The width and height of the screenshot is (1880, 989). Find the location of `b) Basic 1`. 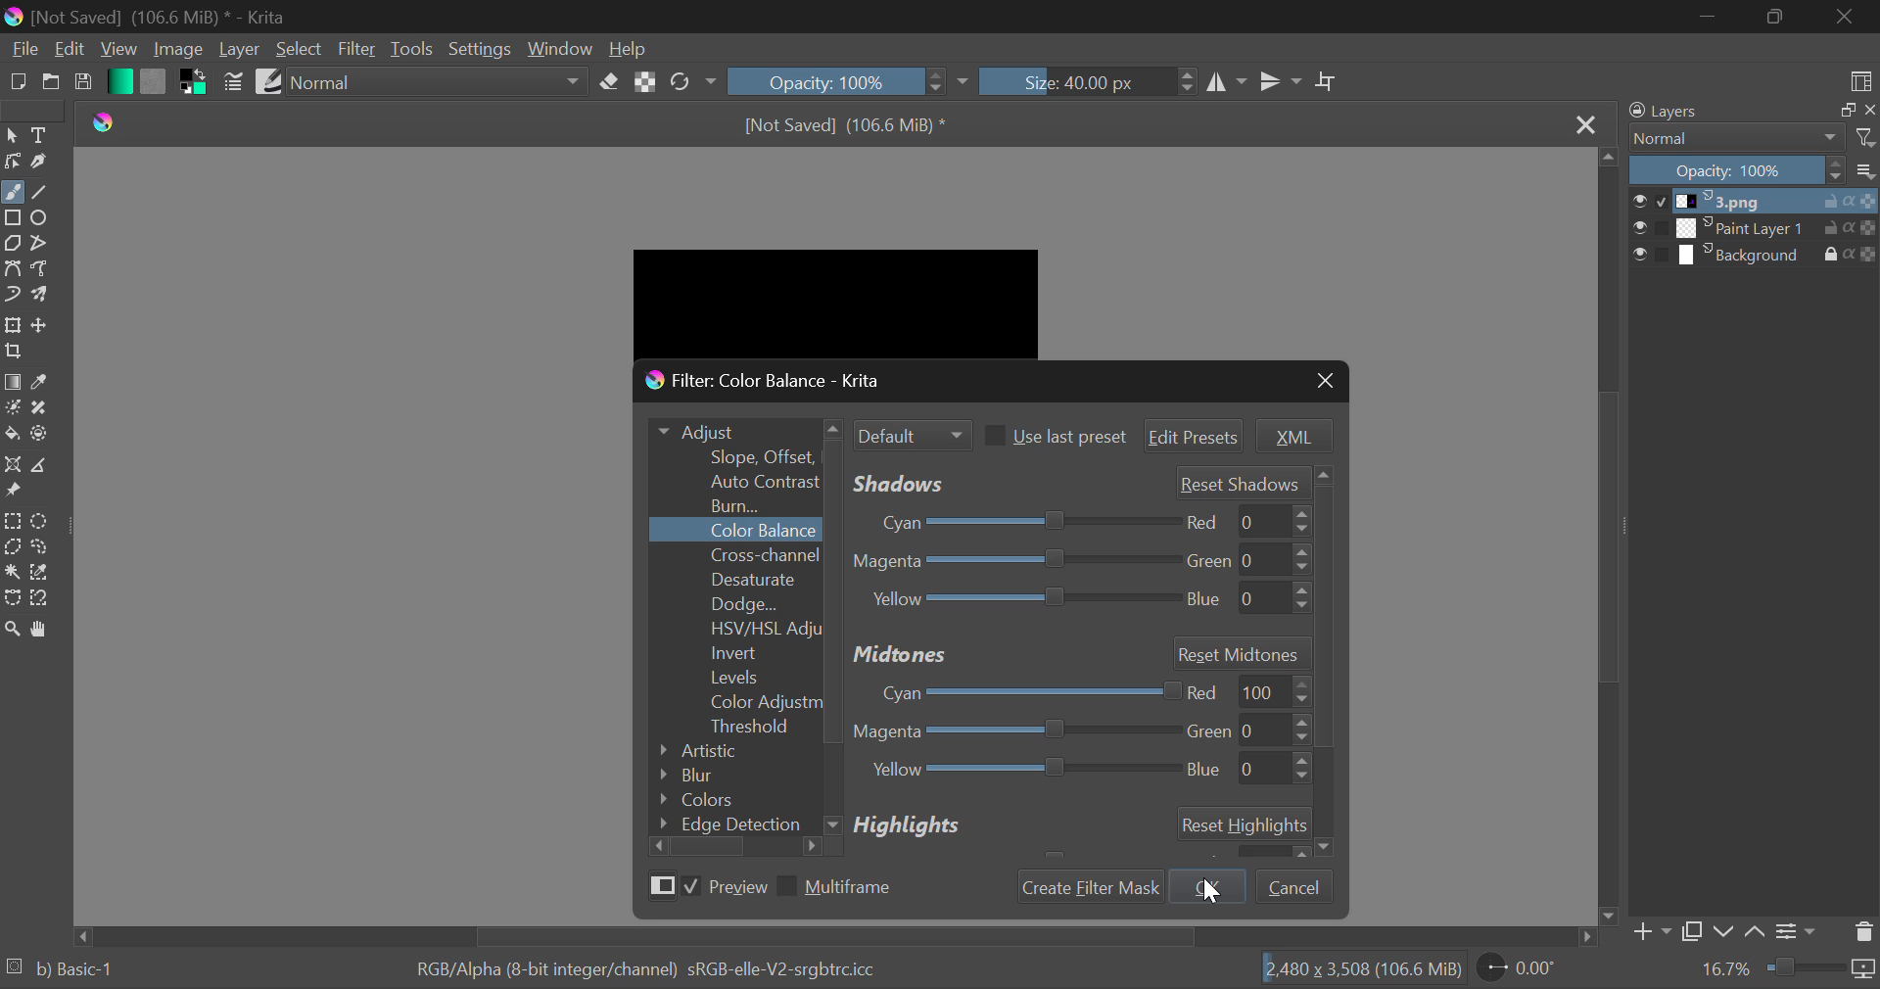

b) Basic 1 is located at coordinates (72, 971).